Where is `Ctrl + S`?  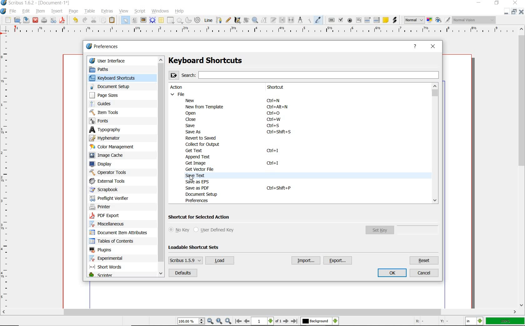
Ctrl + S is located at coordinates (274, 126).